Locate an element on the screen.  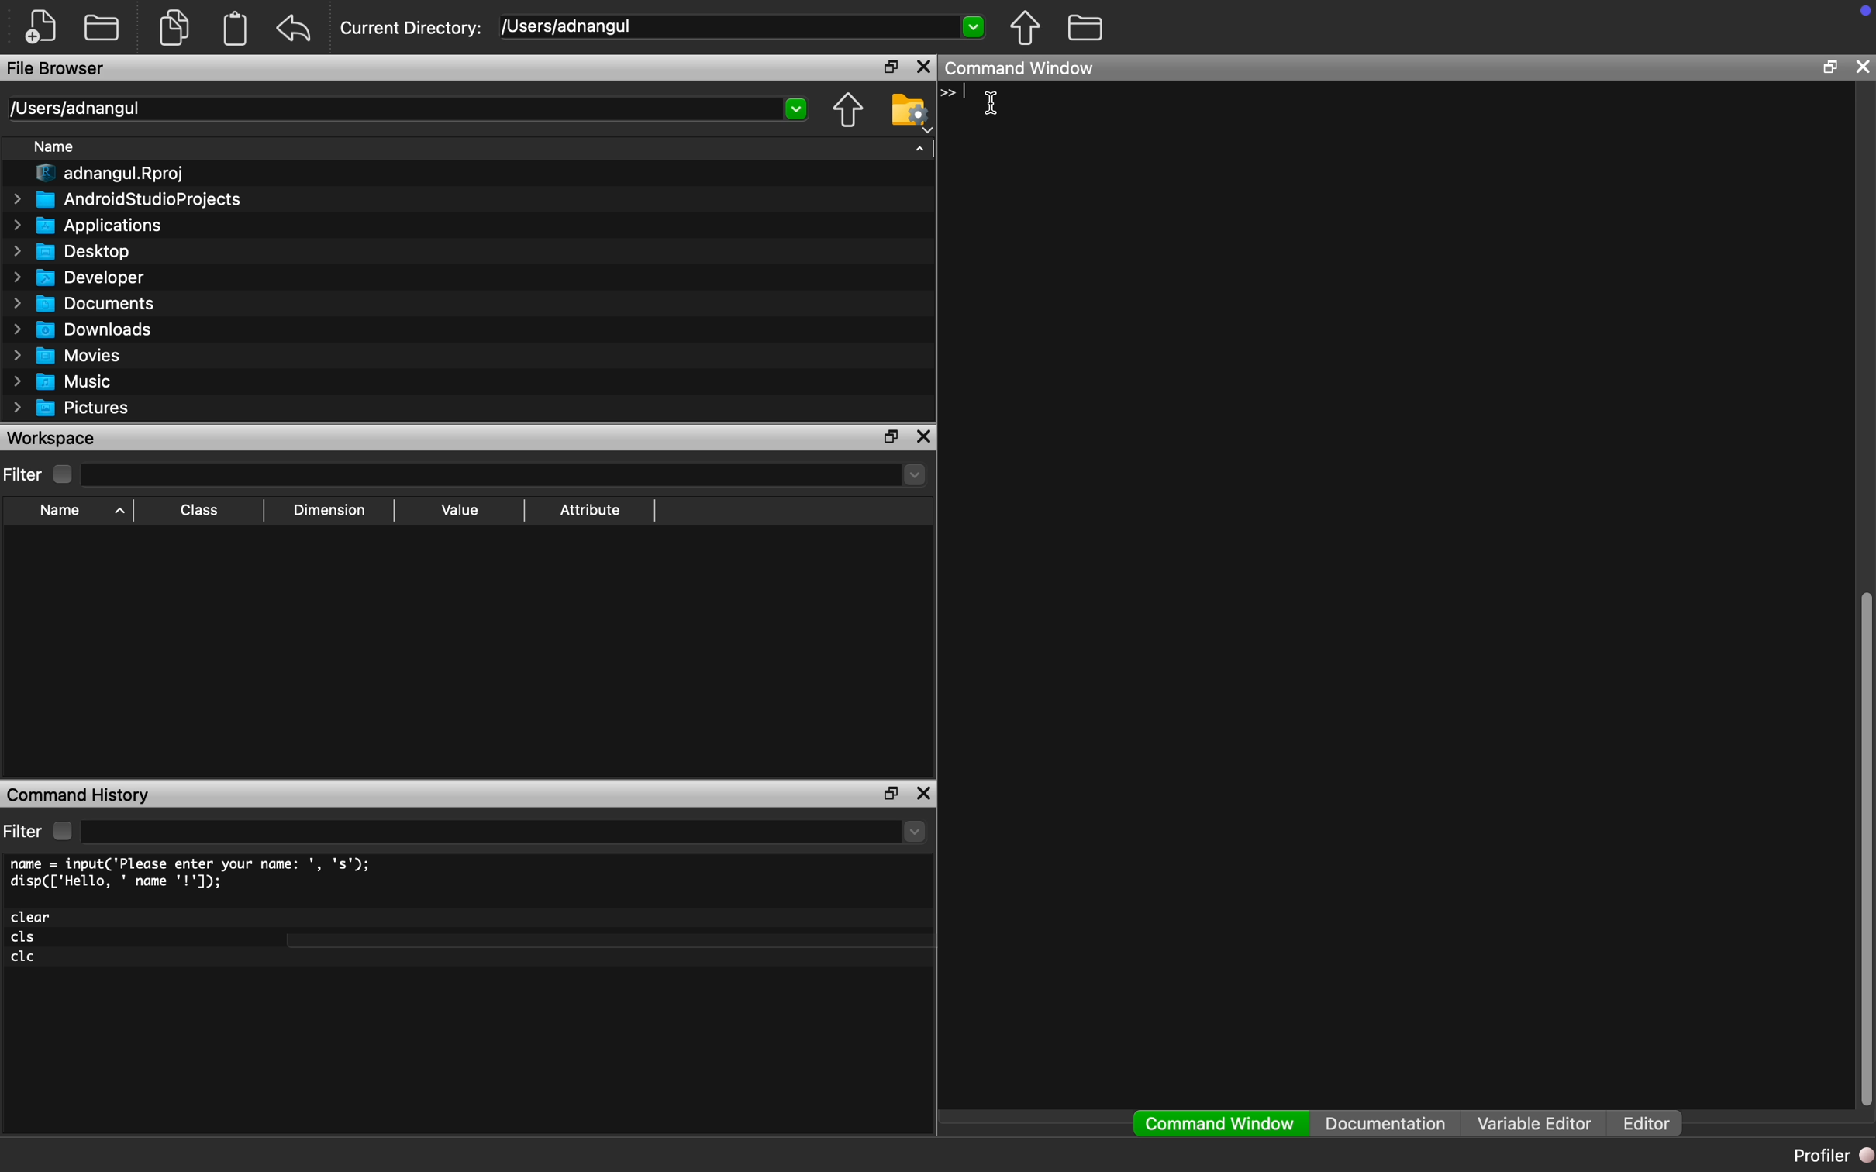
previous file is located at coordinates (1026, 28).